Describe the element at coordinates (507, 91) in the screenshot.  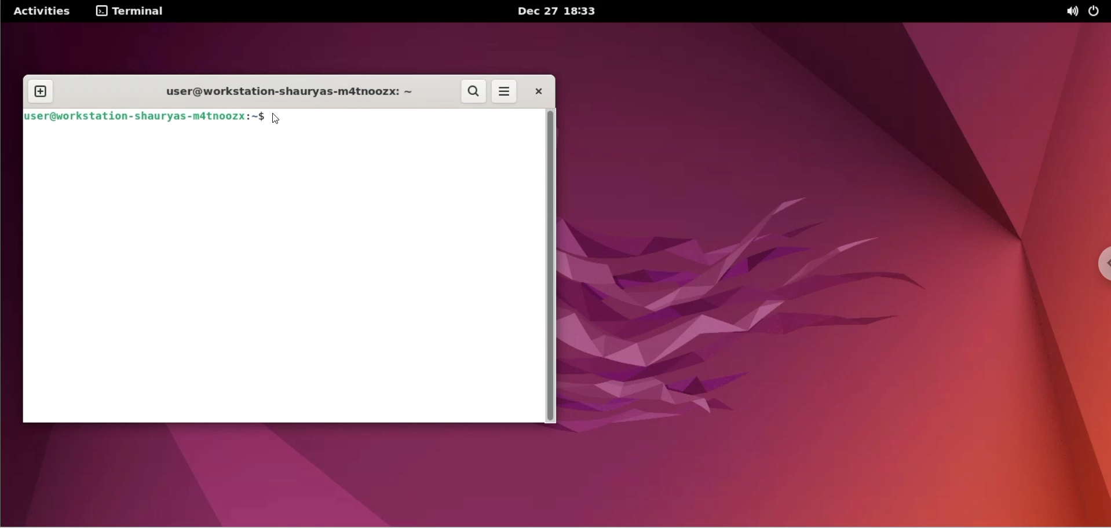
I see `more options` at that location.